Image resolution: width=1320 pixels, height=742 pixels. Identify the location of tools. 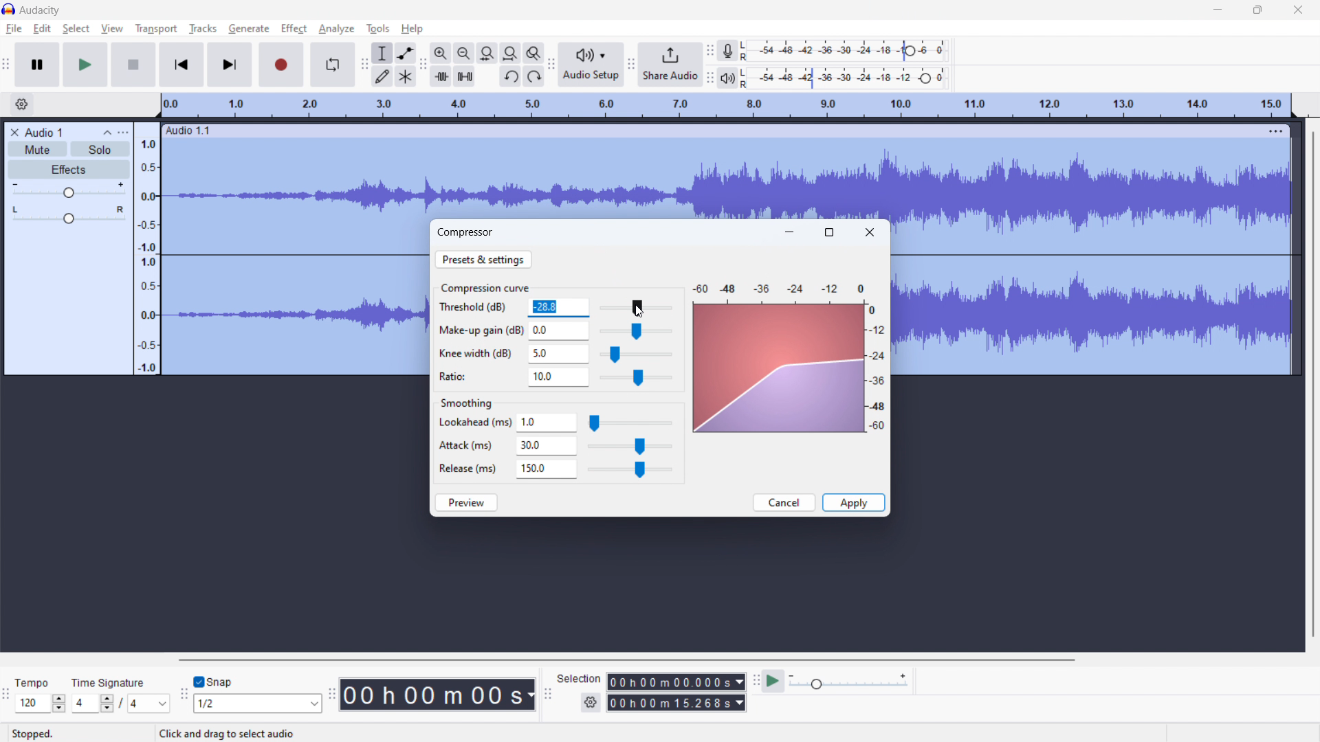
(378, 29).